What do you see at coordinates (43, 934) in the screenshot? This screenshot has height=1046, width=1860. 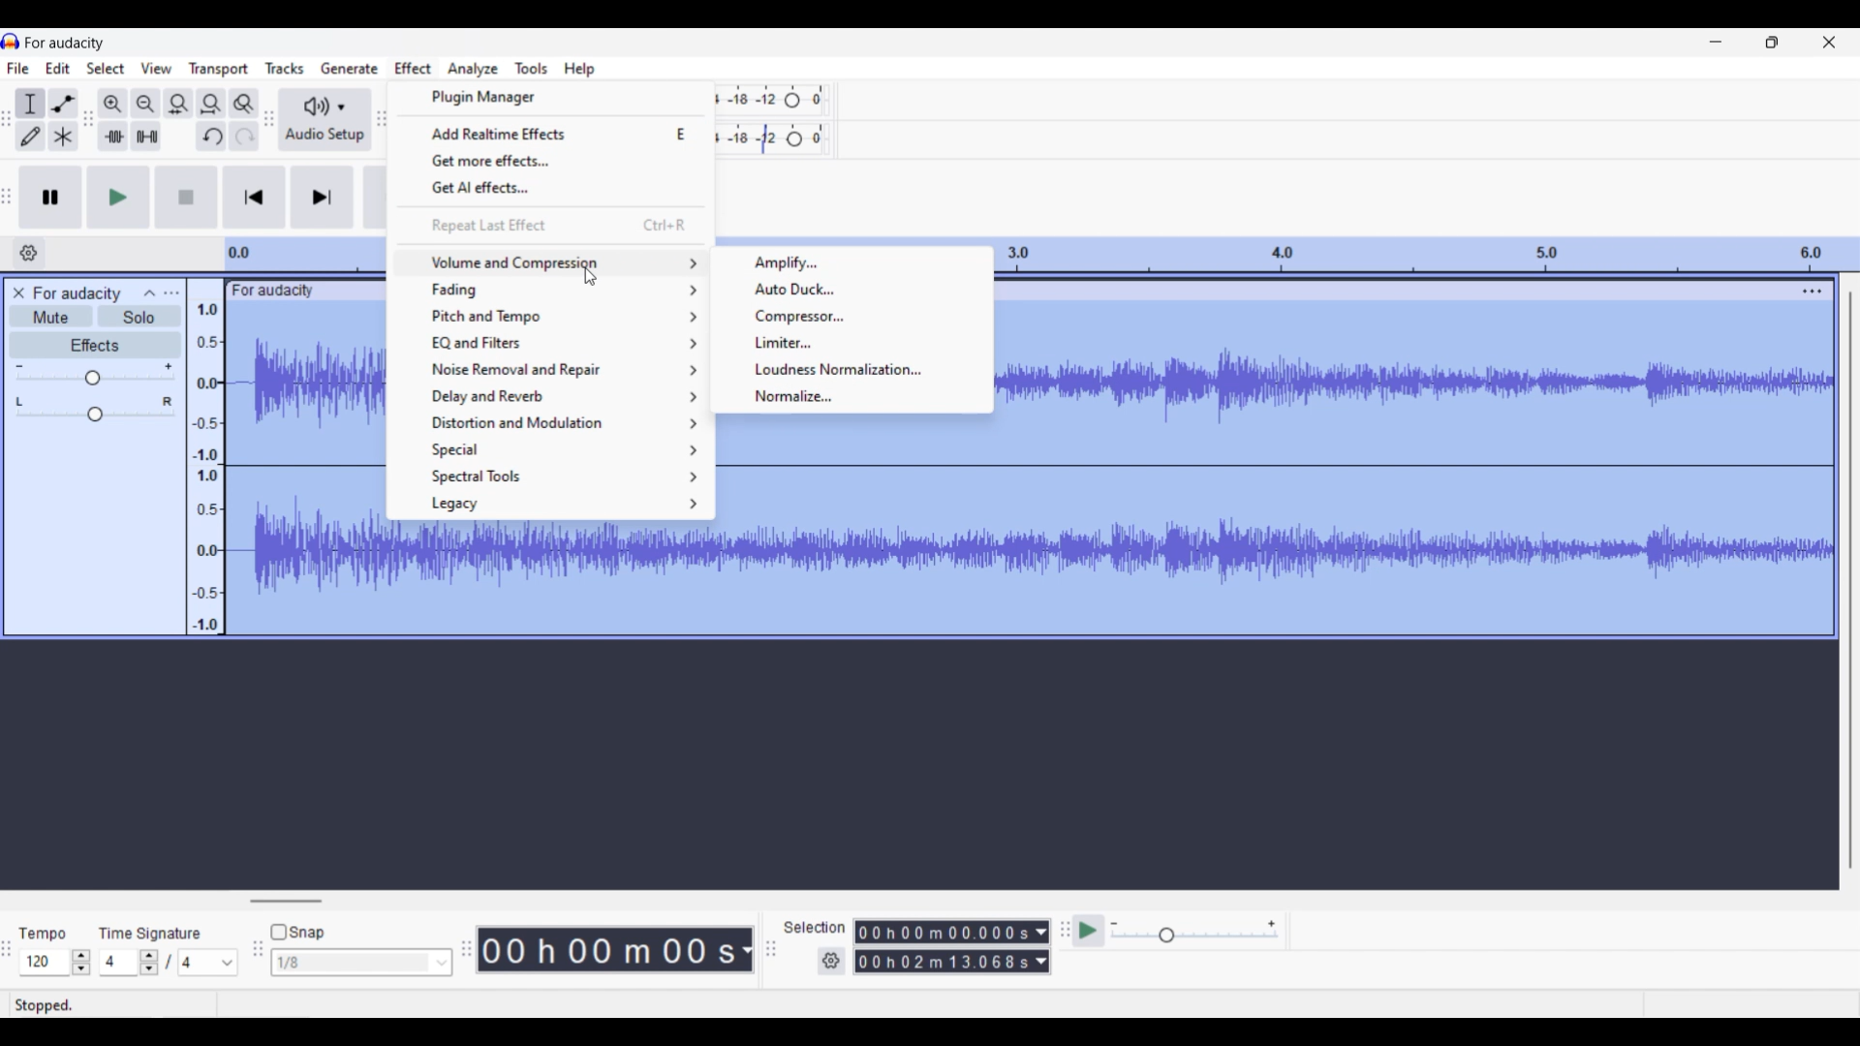 I see `tempo` at bounding box center [43, 934].